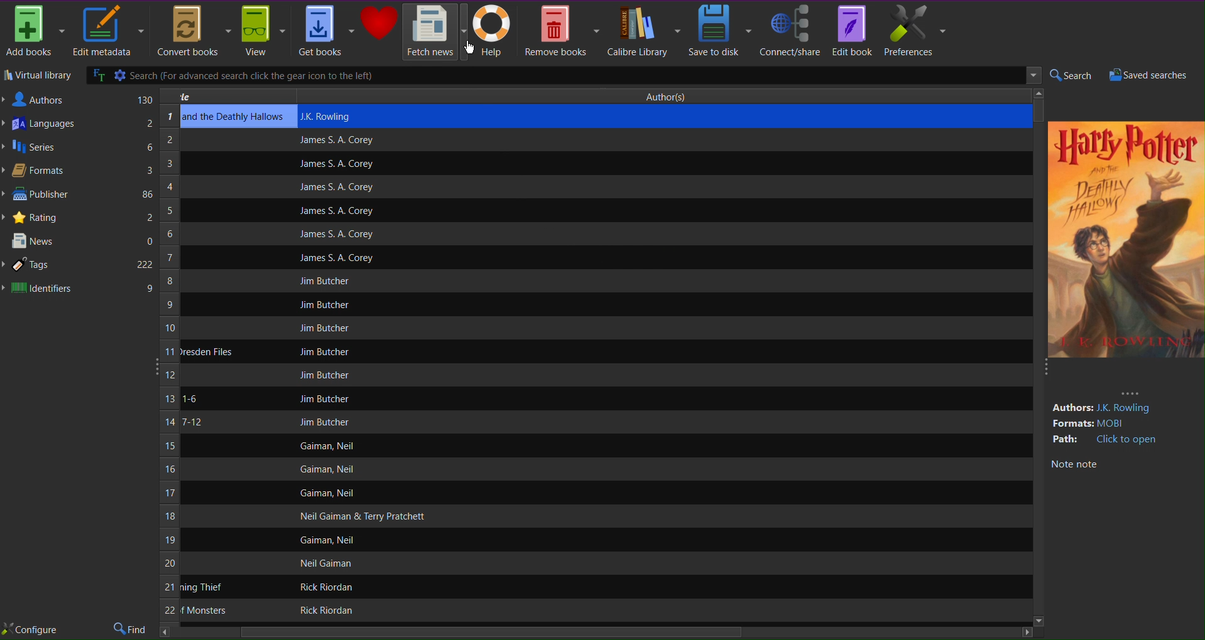 The height and width of the screenshot is (640, 1205). What do you see at coordinates (670, 96) in the screenshot?
I see `Author` at bounding box center [670, 96].